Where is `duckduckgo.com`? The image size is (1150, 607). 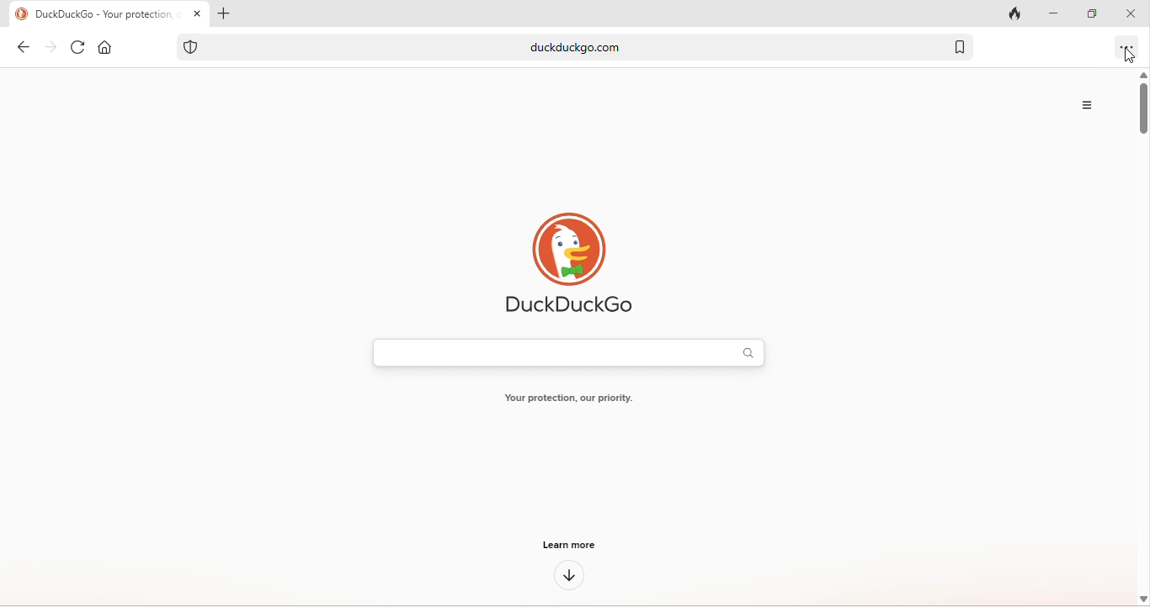 duckduckgo.com is located at coordinates (574, 45).